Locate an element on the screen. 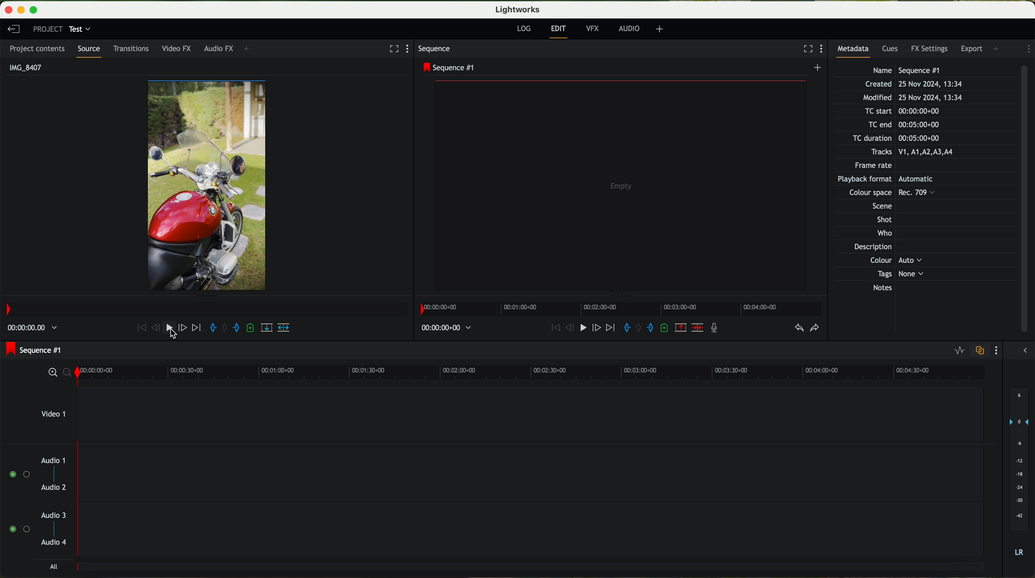  move backward is located at coordinates (137, 328).